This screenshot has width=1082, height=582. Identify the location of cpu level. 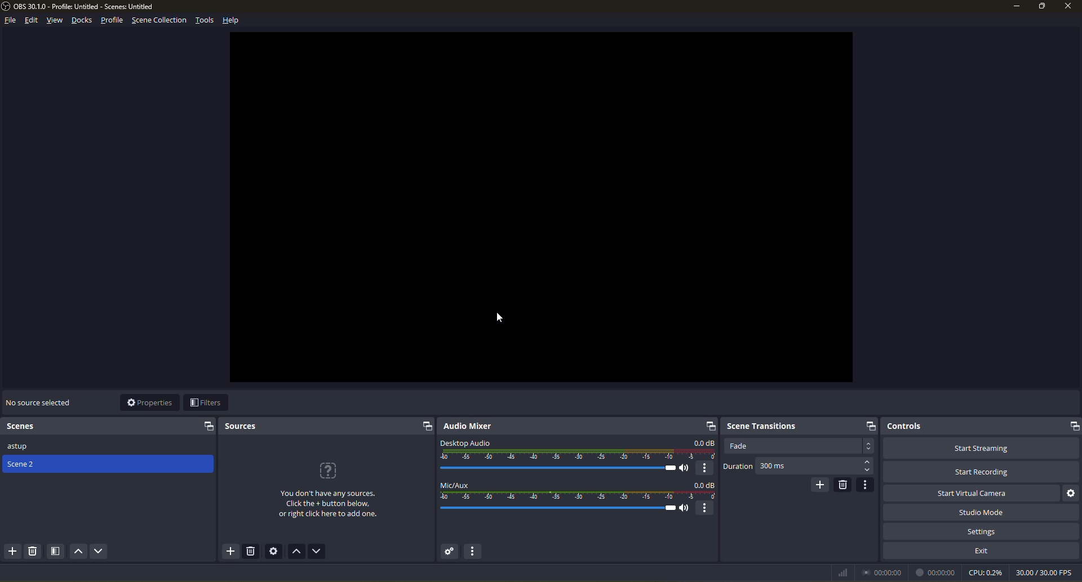
(986, 572).